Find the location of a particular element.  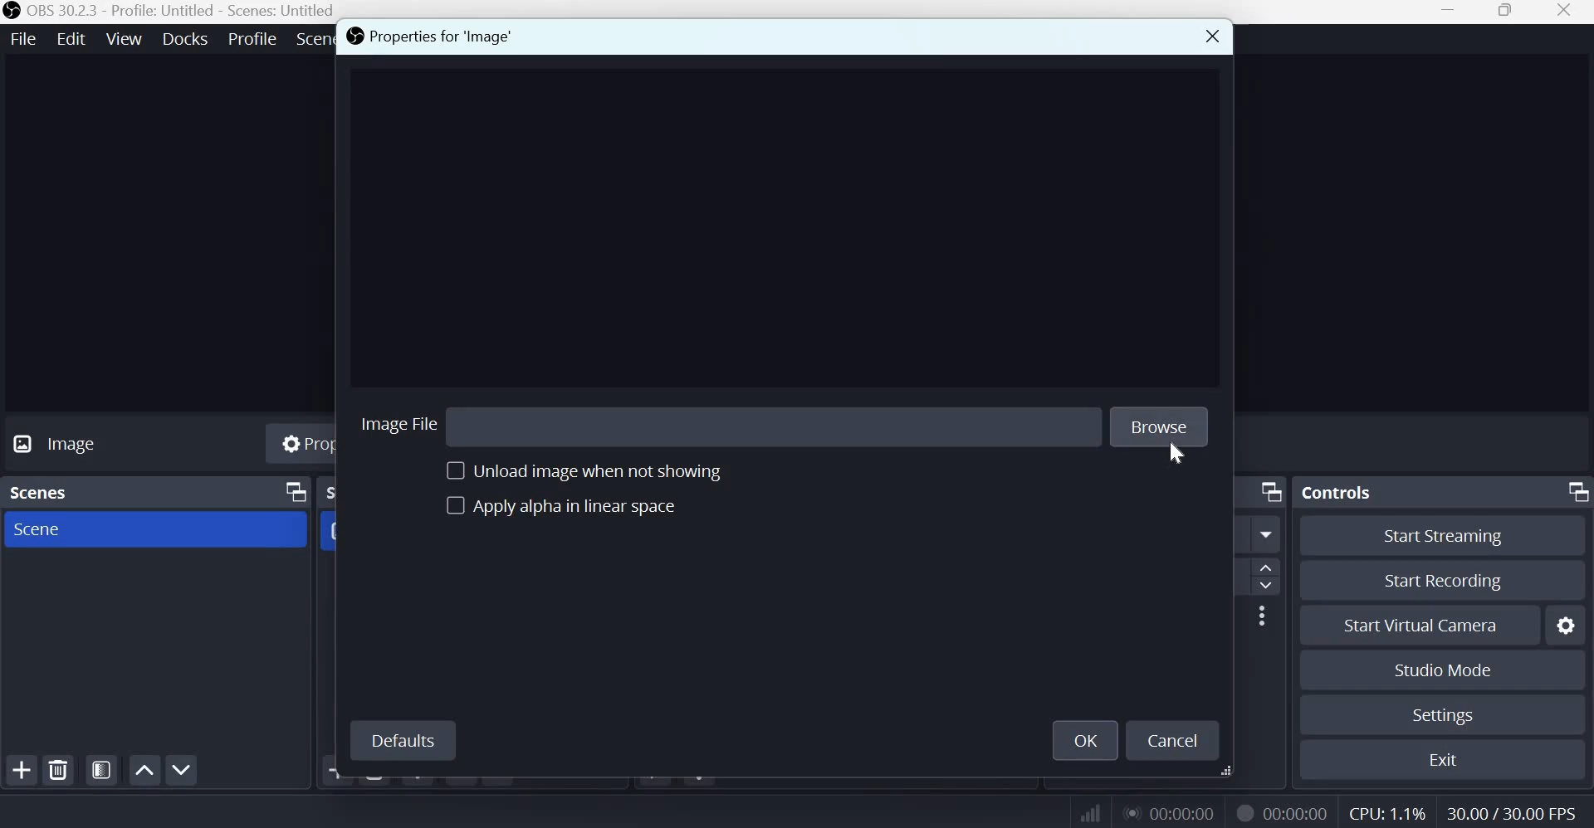

Start streaming is located at coordinates (1445, 537).